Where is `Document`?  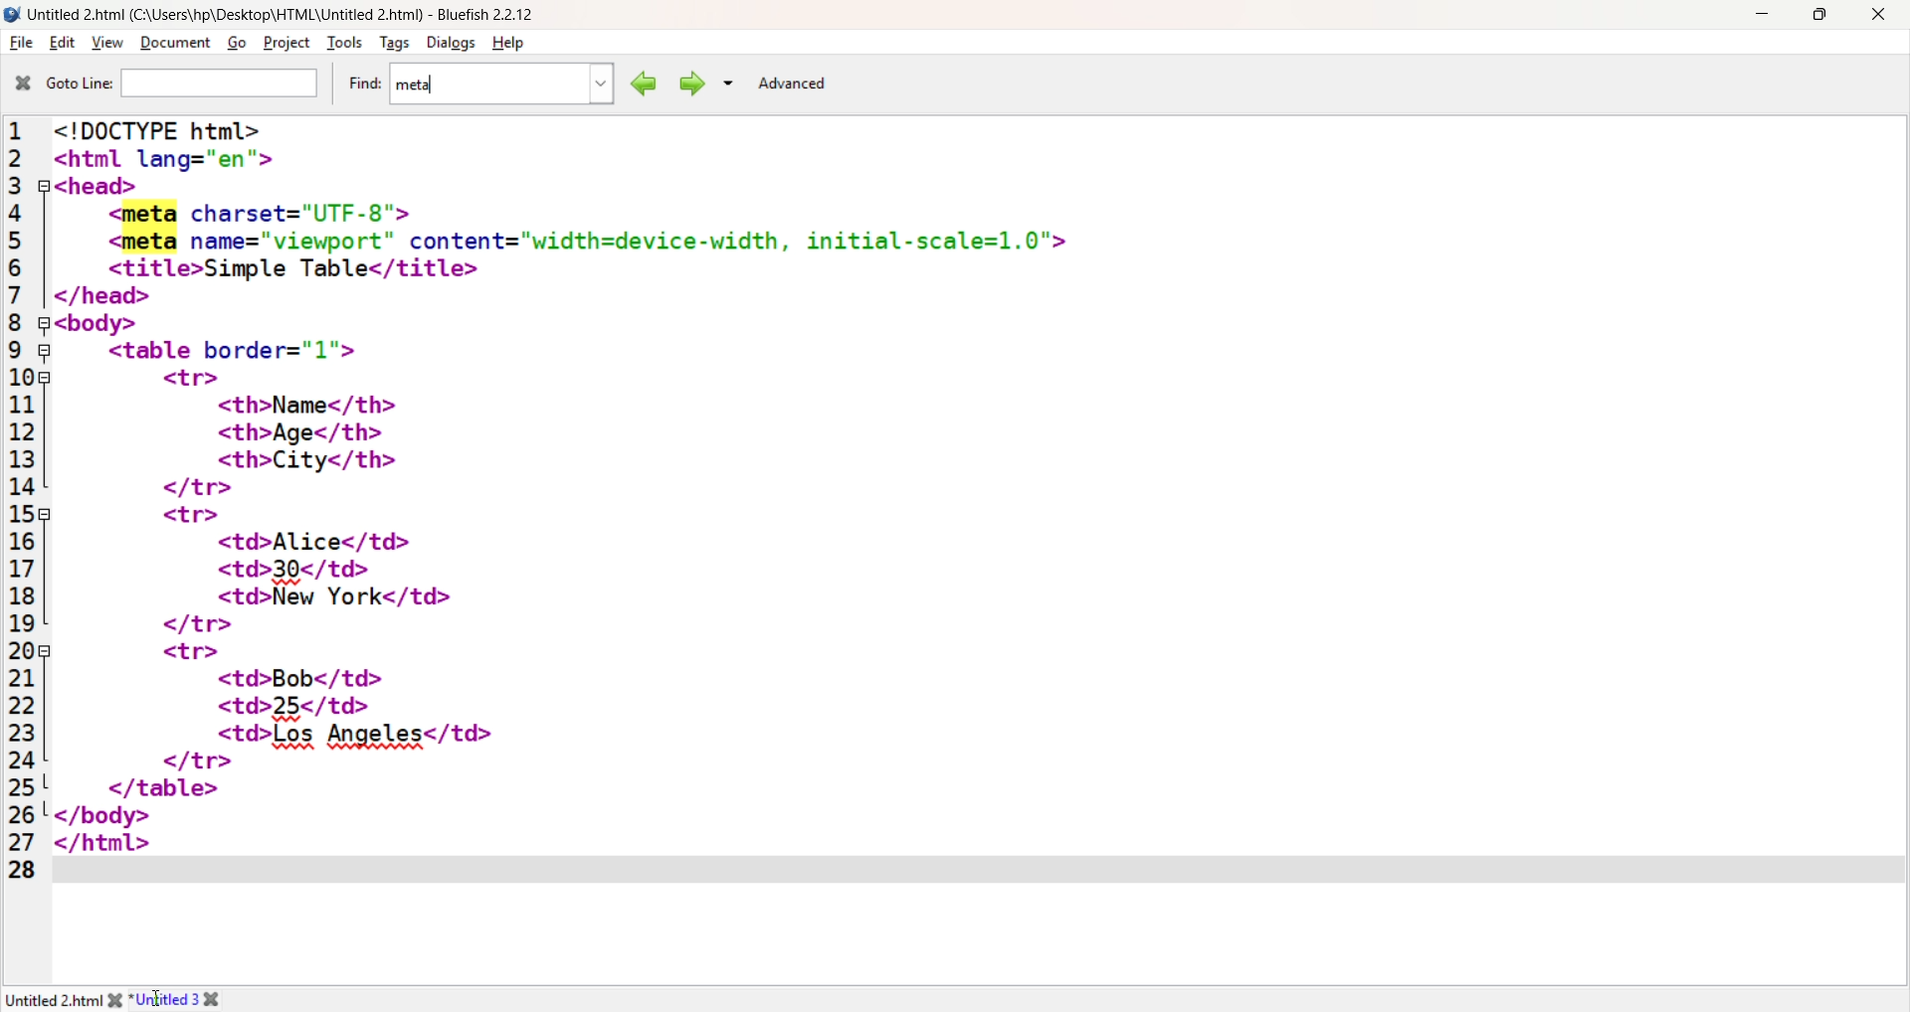
Document is located at coordinates (174, 44).